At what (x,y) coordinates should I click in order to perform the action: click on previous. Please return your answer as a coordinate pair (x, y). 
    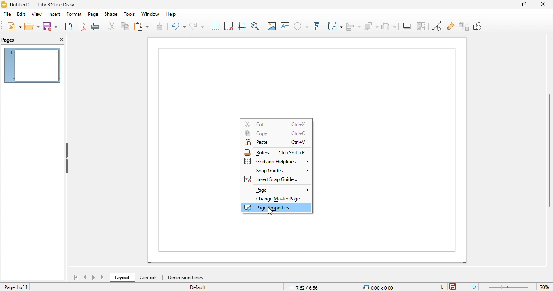
    Looking at the image, I should click on (86, 278).